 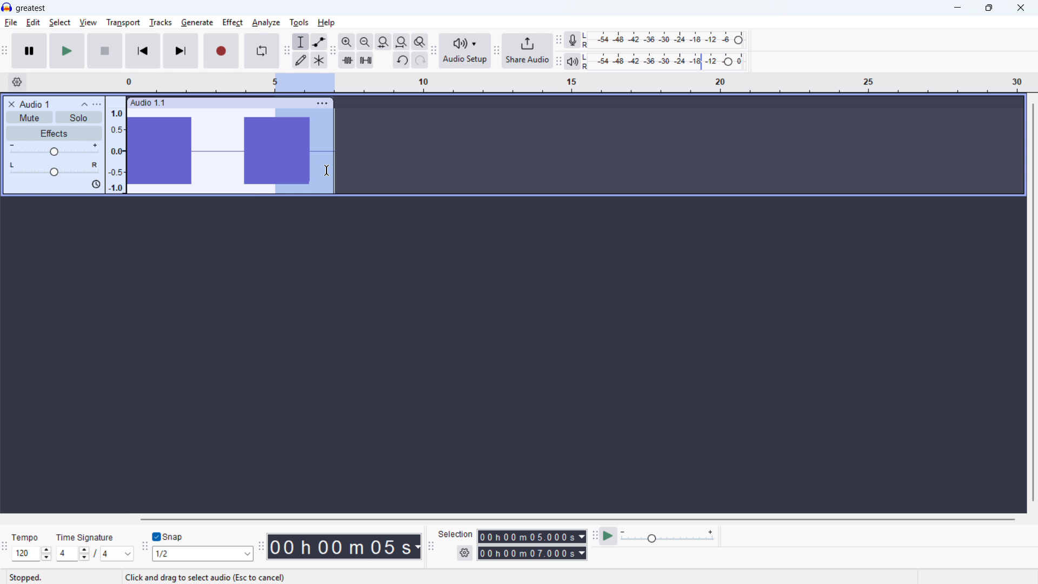 I want to click on Skip to start , so click(x=143, y=51).